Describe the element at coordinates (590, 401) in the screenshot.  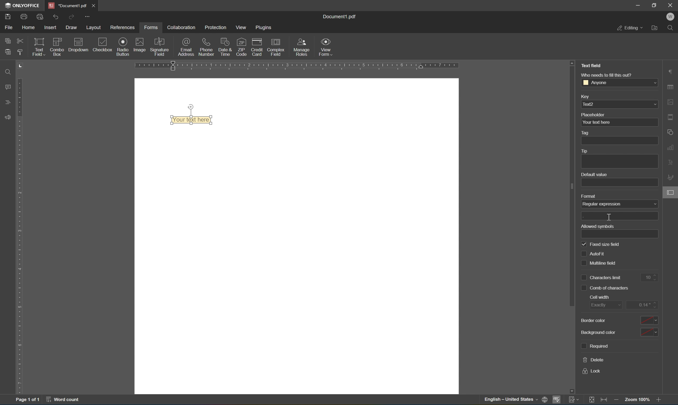
I see `fit to slide` at that location.